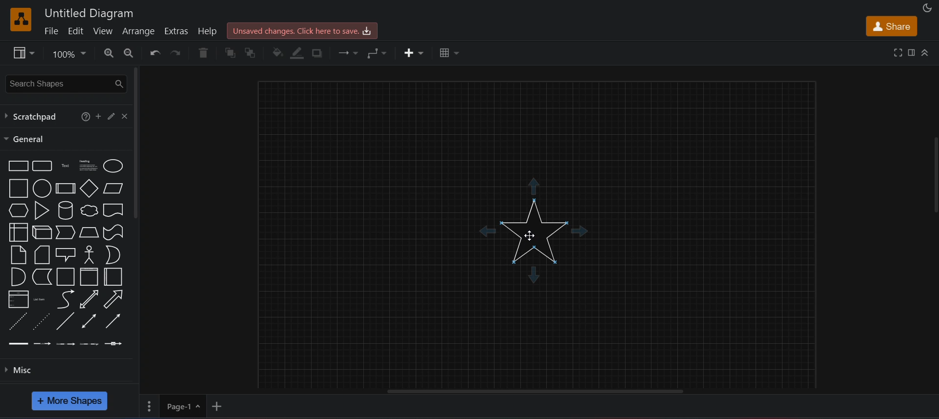  I want to click on triangle, so click(41, 210).